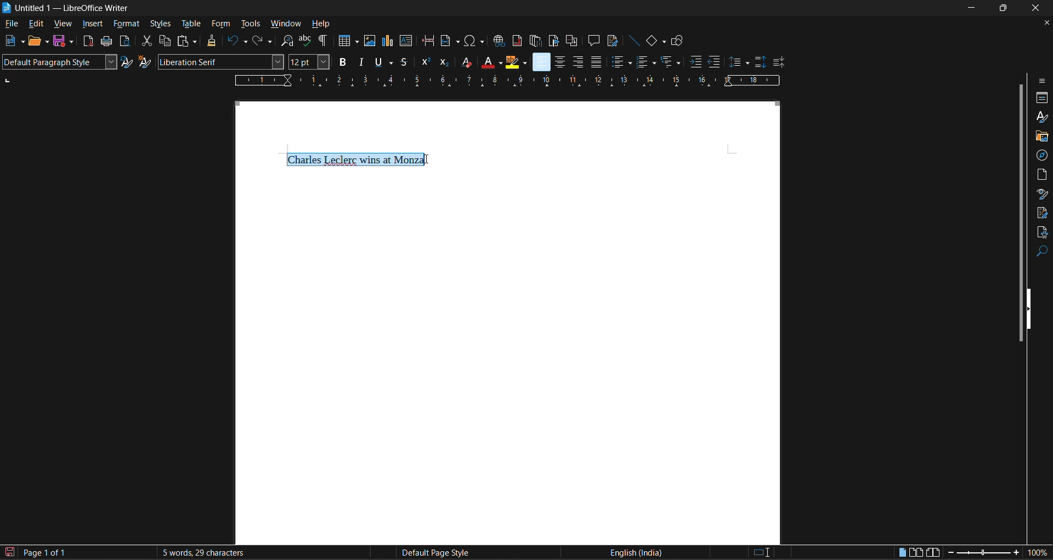 Image resolution: width=1053 pixels, height=560 pixels. I want to click on clear direct formatting, so click(464, 61).